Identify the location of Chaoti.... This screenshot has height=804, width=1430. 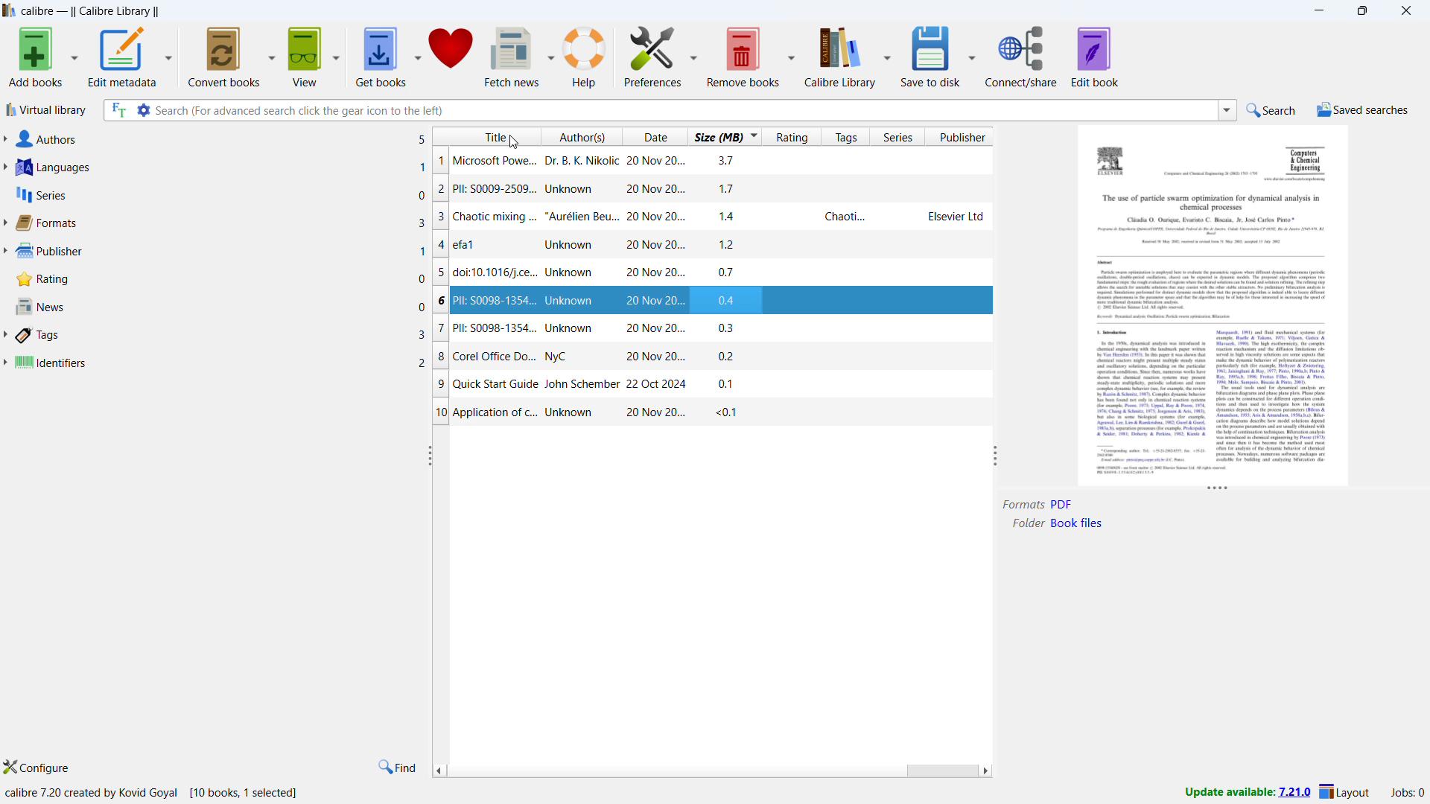
(842, 220).